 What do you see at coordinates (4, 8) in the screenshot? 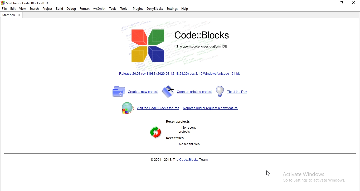
I see `file` at bounding box center [4, 8].